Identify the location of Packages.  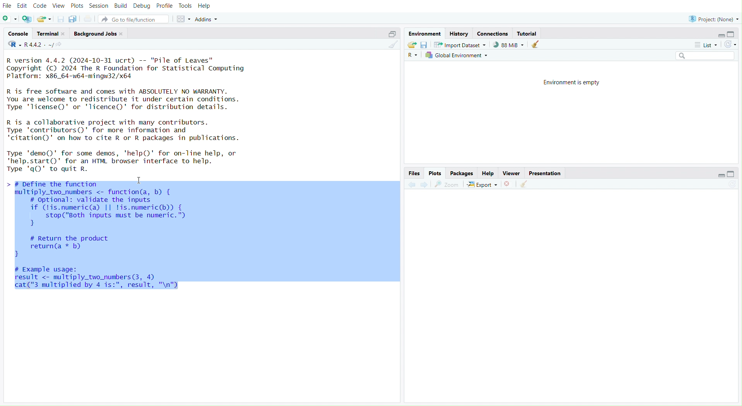
(462, 174).